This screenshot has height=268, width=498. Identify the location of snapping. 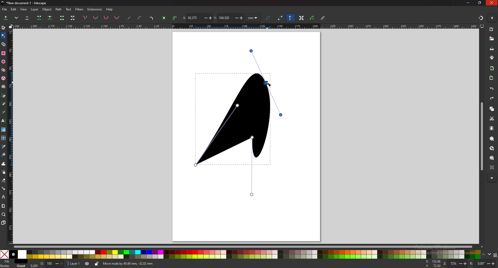
(481, 18).